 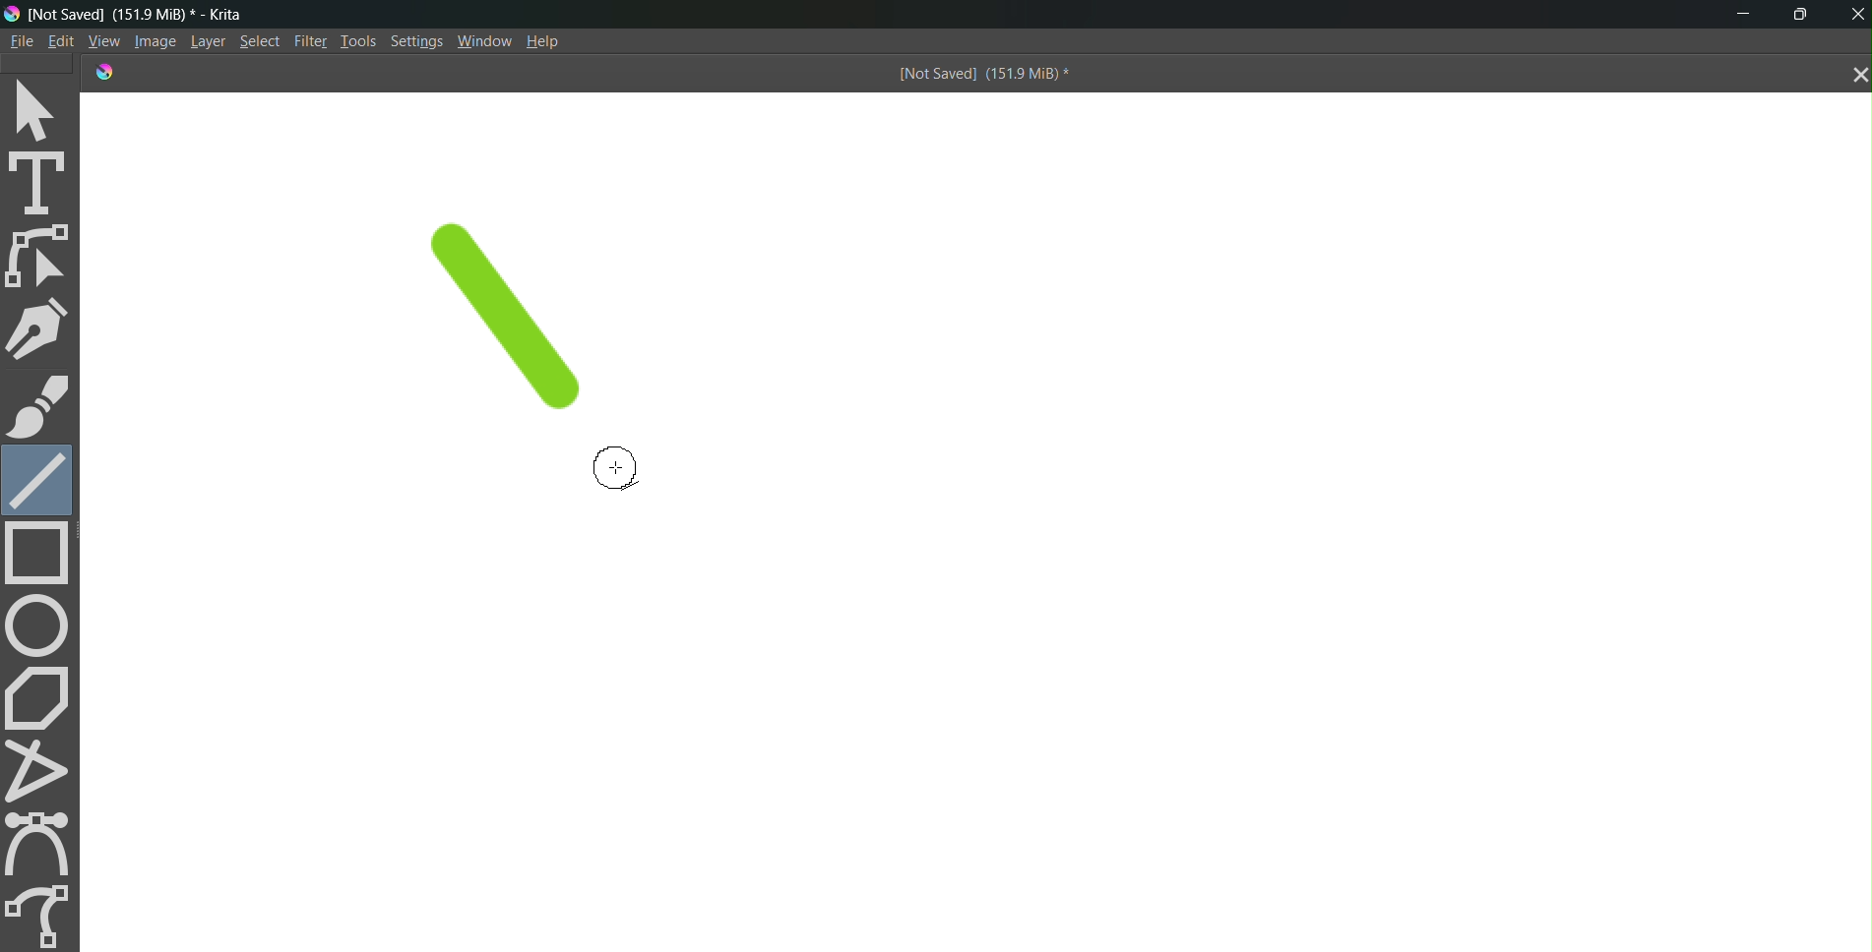 What do you see at coordinates (61, 41) in the screenshot?
I see `Edit` at bounding box center [61, 41].